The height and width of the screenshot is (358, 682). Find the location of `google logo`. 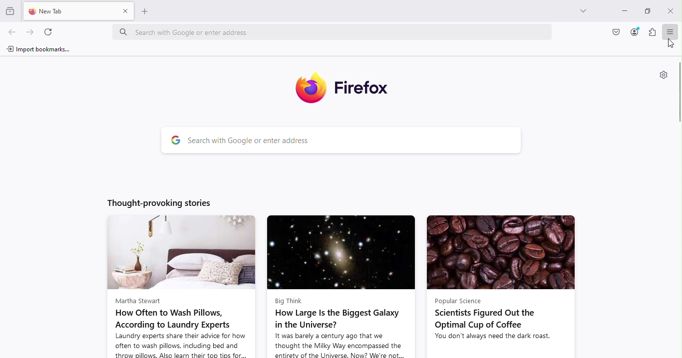

google logo is located at coordinates (172, 142).